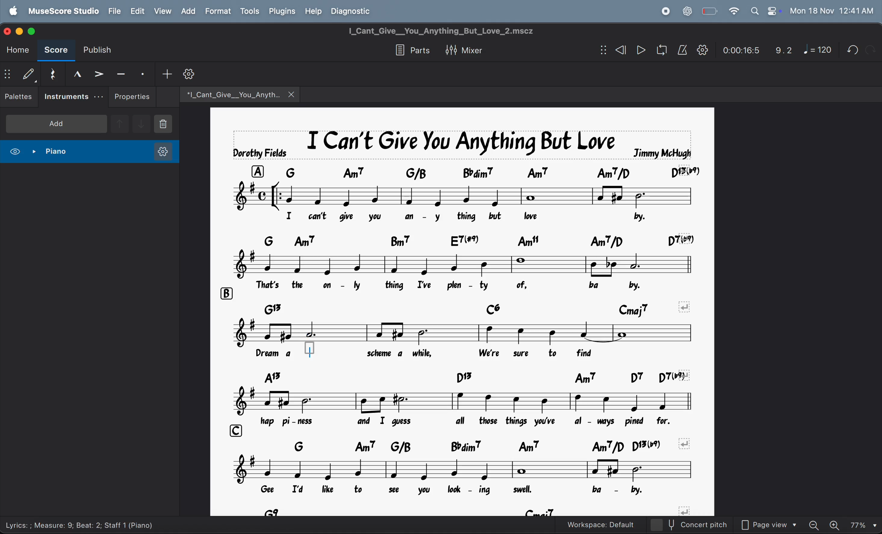 This screenshot has height=534, width=882. I want to click on notes, so click(467, 402).